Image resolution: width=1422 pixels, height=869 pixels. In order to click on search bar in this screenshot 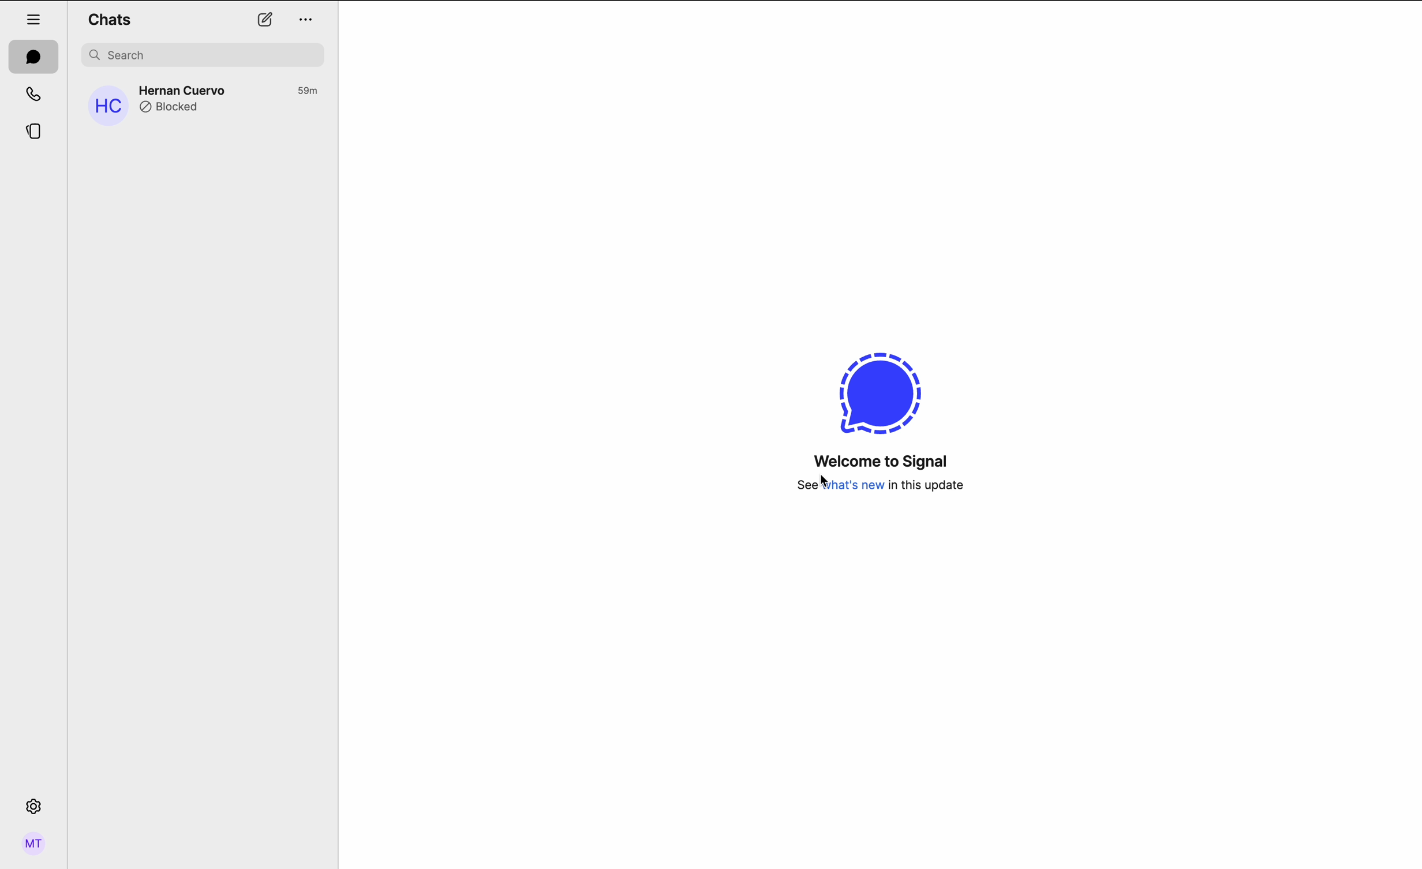, I will do `click(205, 55)`.